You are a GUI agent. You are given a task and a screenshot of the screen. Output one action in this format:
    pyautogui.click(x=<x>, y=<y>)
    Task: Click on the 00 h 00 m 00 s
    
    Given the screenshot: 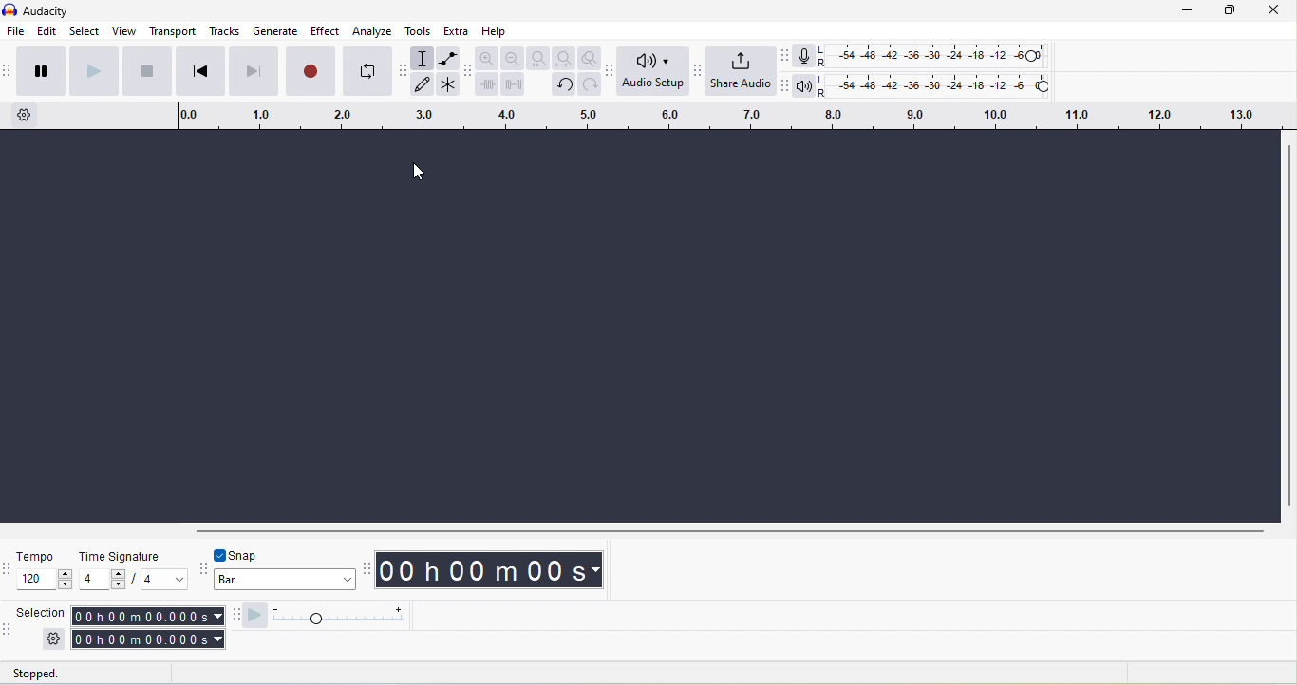 What is the action you would take?
    pyautogui.click(x=148, y=626)
    